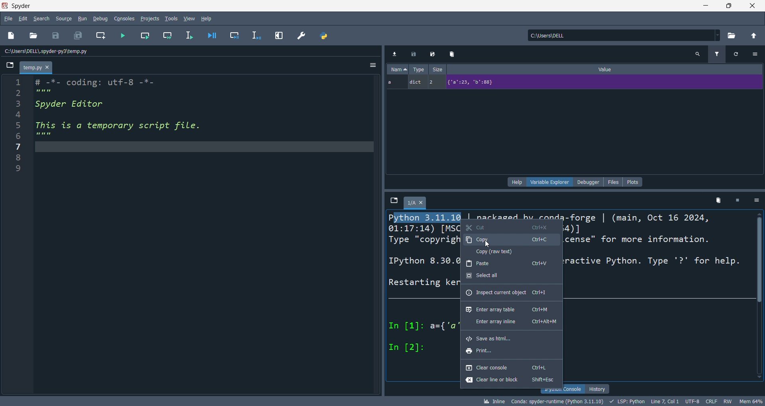  I want to click on browse tabs, so click(10, 67).